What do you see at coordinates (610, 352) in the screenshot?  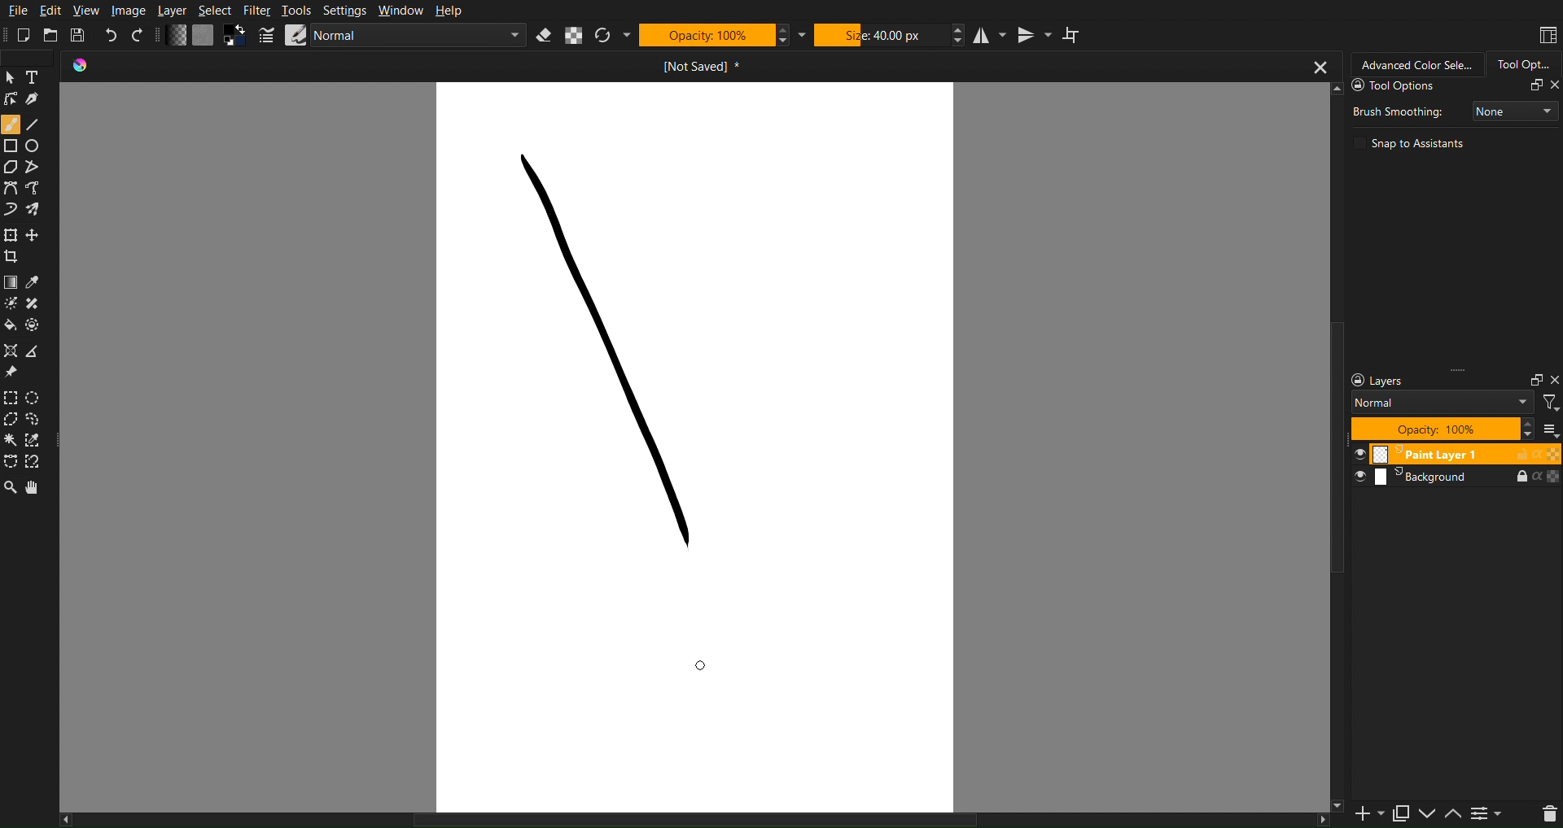 I see `Stroke` at bounding box center [610, 352].